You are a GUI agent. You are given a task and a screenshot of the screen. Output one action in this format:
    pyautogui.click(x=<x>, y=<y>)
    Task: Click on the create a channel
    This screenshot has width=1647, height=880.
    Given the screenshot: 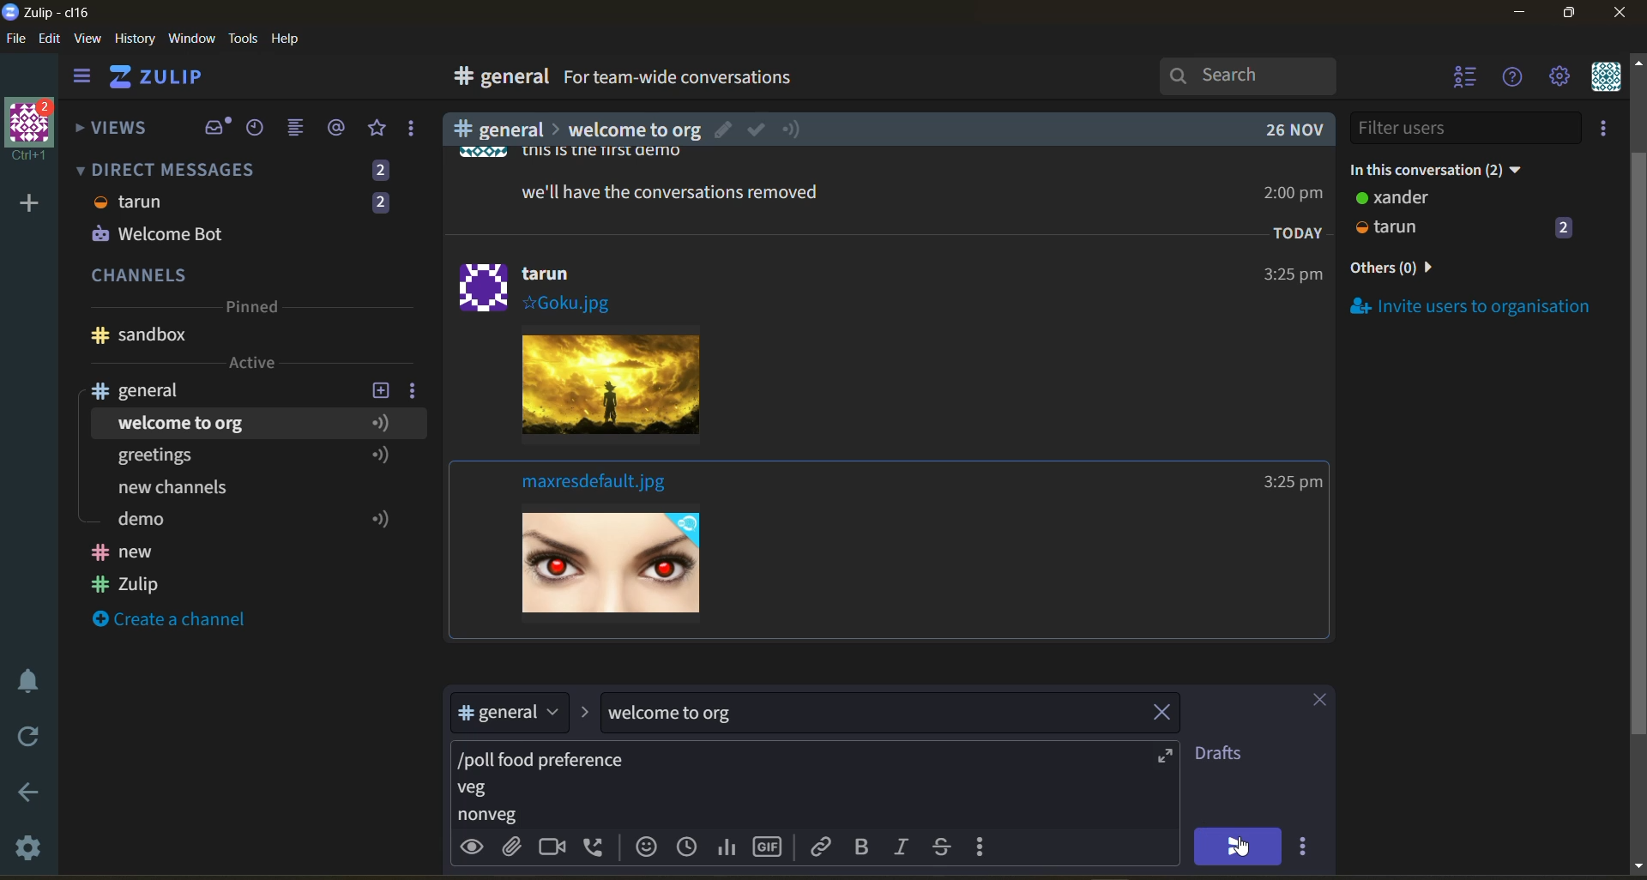 What is the action you would take?
    pyautogui.click(x=179, y=621)
    